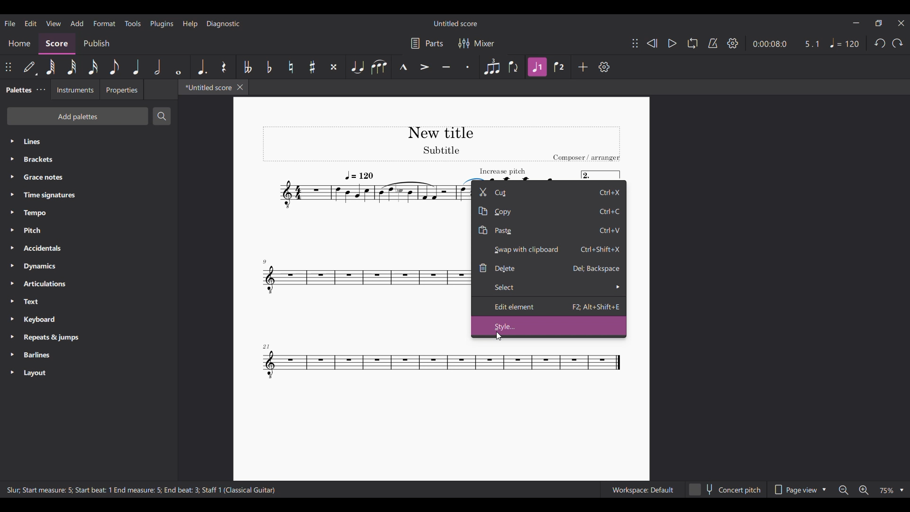  What do you see at coordinates (549, 230) in the screenshot?
I see `Paste` at bounding box center [549, 230].